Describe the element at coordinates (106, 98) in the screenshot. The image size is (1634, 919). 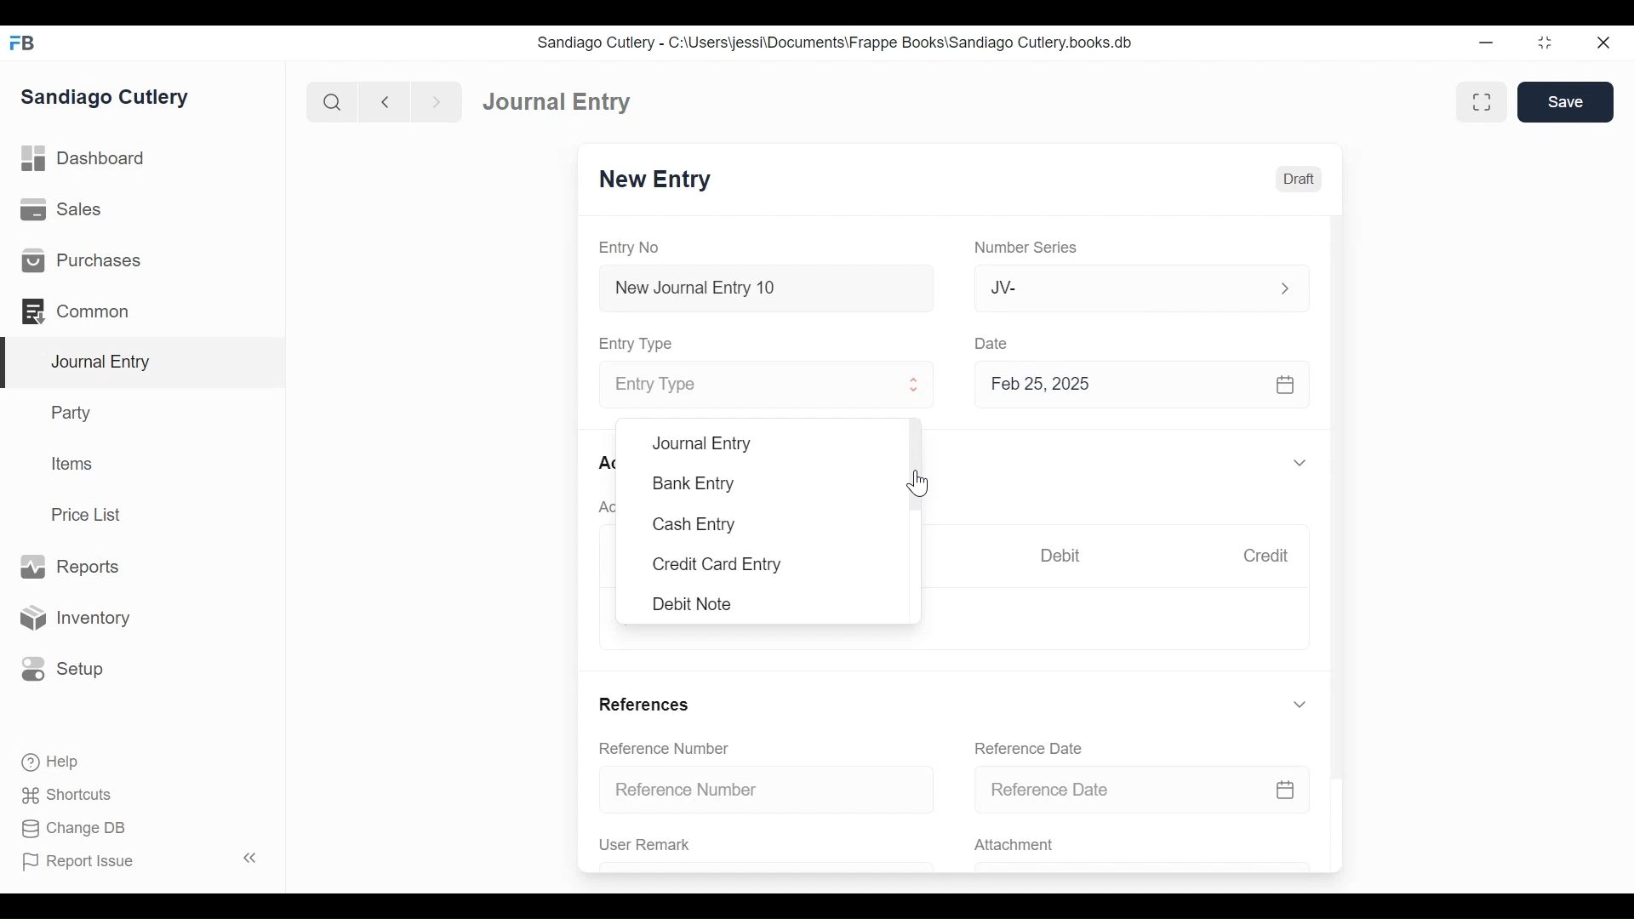
I see `Sandiago Cutlery` at that location.